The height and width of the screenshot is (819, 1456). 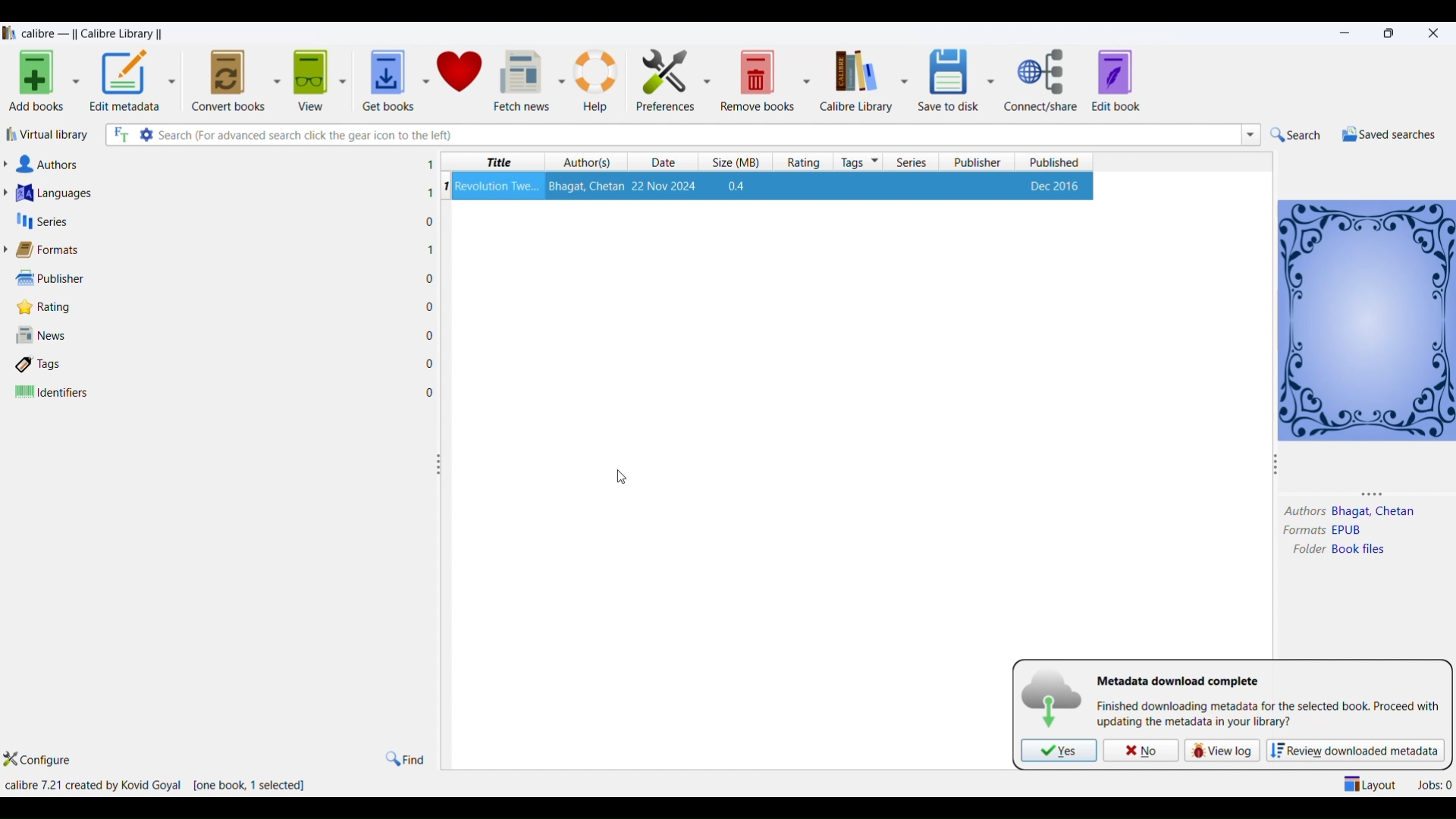 What do you see at coordinates (1276, 467) in the screenshot?
I see `resize` at bounding box center [1276, 467].